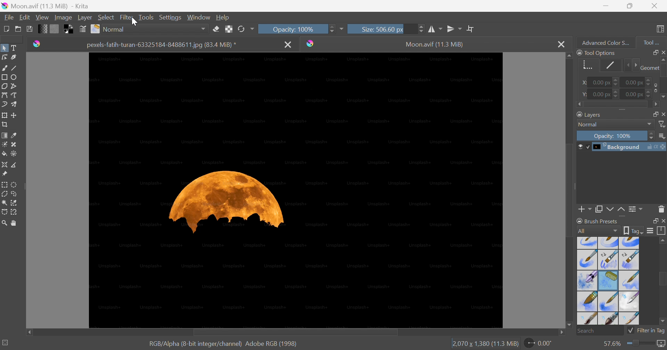 The height and width of the screenshot is (350, 667). I want to click on Close, so click(663, 114).